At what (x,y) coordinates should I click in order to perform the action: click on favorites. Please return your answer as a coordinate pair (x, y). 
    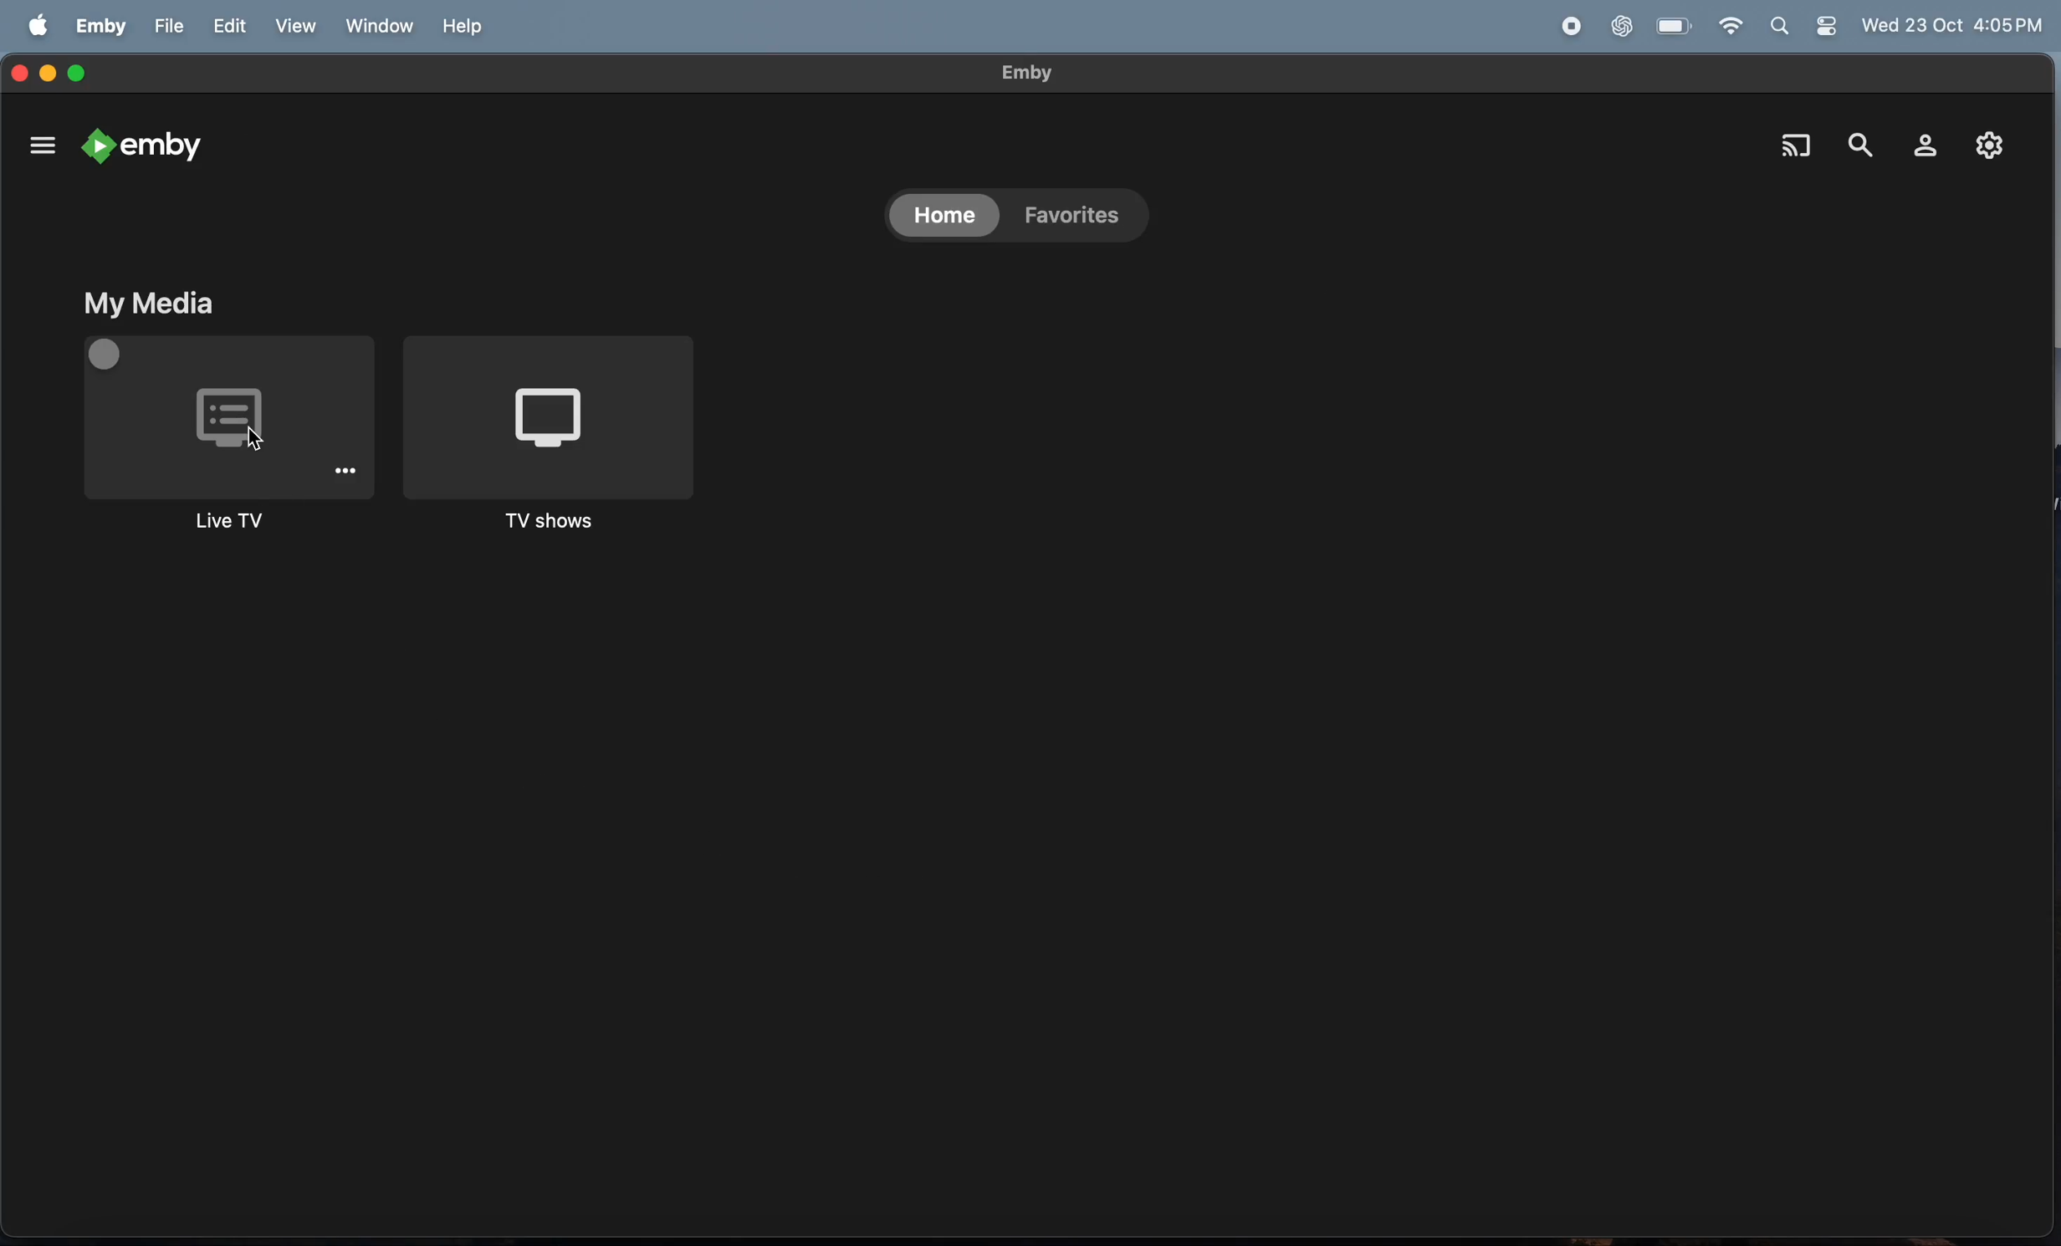
    Looking at the image, I should click on (1075, 221).